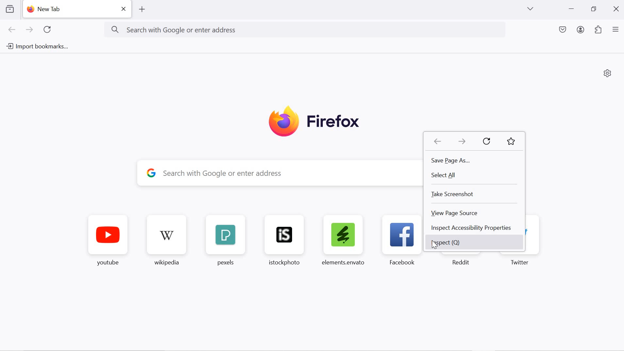 The height and width of the screenshot is (351, 624). Describe the element at coordinates (607, 74) in the screenshot. I see `personalize new tab` at that location.